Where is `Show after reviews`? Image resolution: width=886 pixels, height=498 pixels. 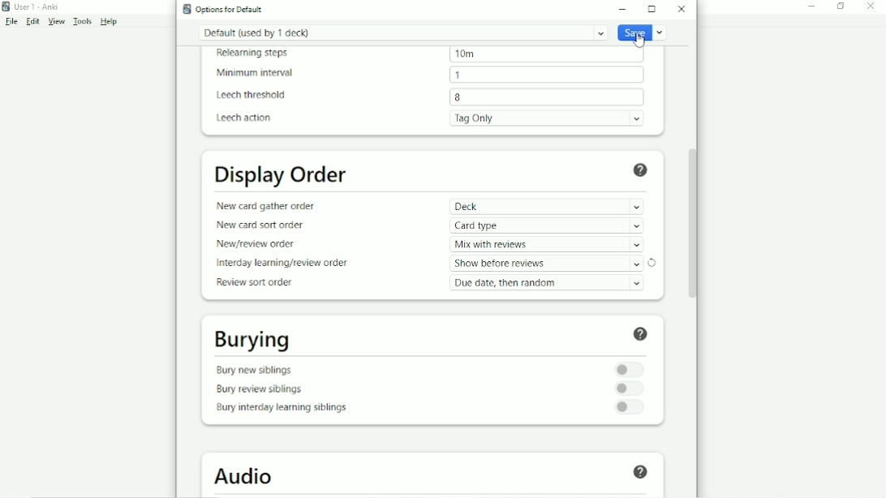 Show after reviews is located at coordinates (547, 264).